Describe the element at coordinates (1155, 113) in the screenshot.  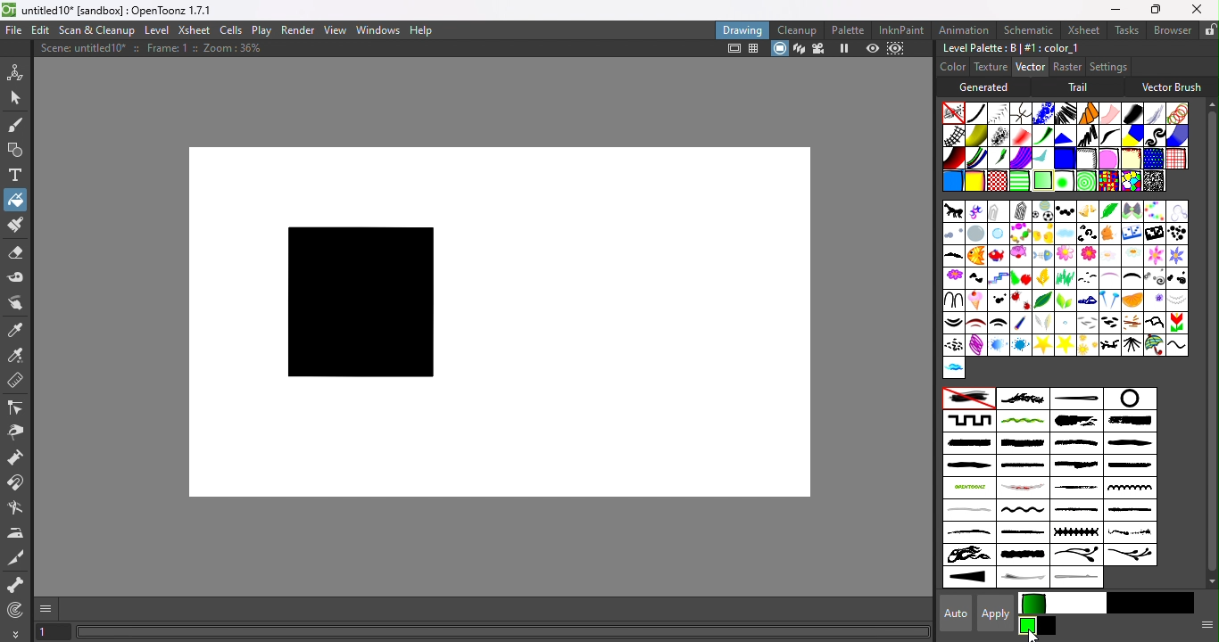
I see `Fuzz` at that location.